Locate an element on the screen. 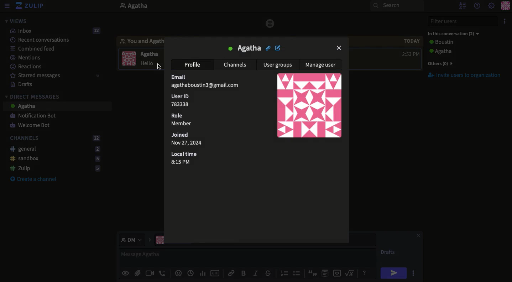  Bullet is located at coordinates (298, 273).